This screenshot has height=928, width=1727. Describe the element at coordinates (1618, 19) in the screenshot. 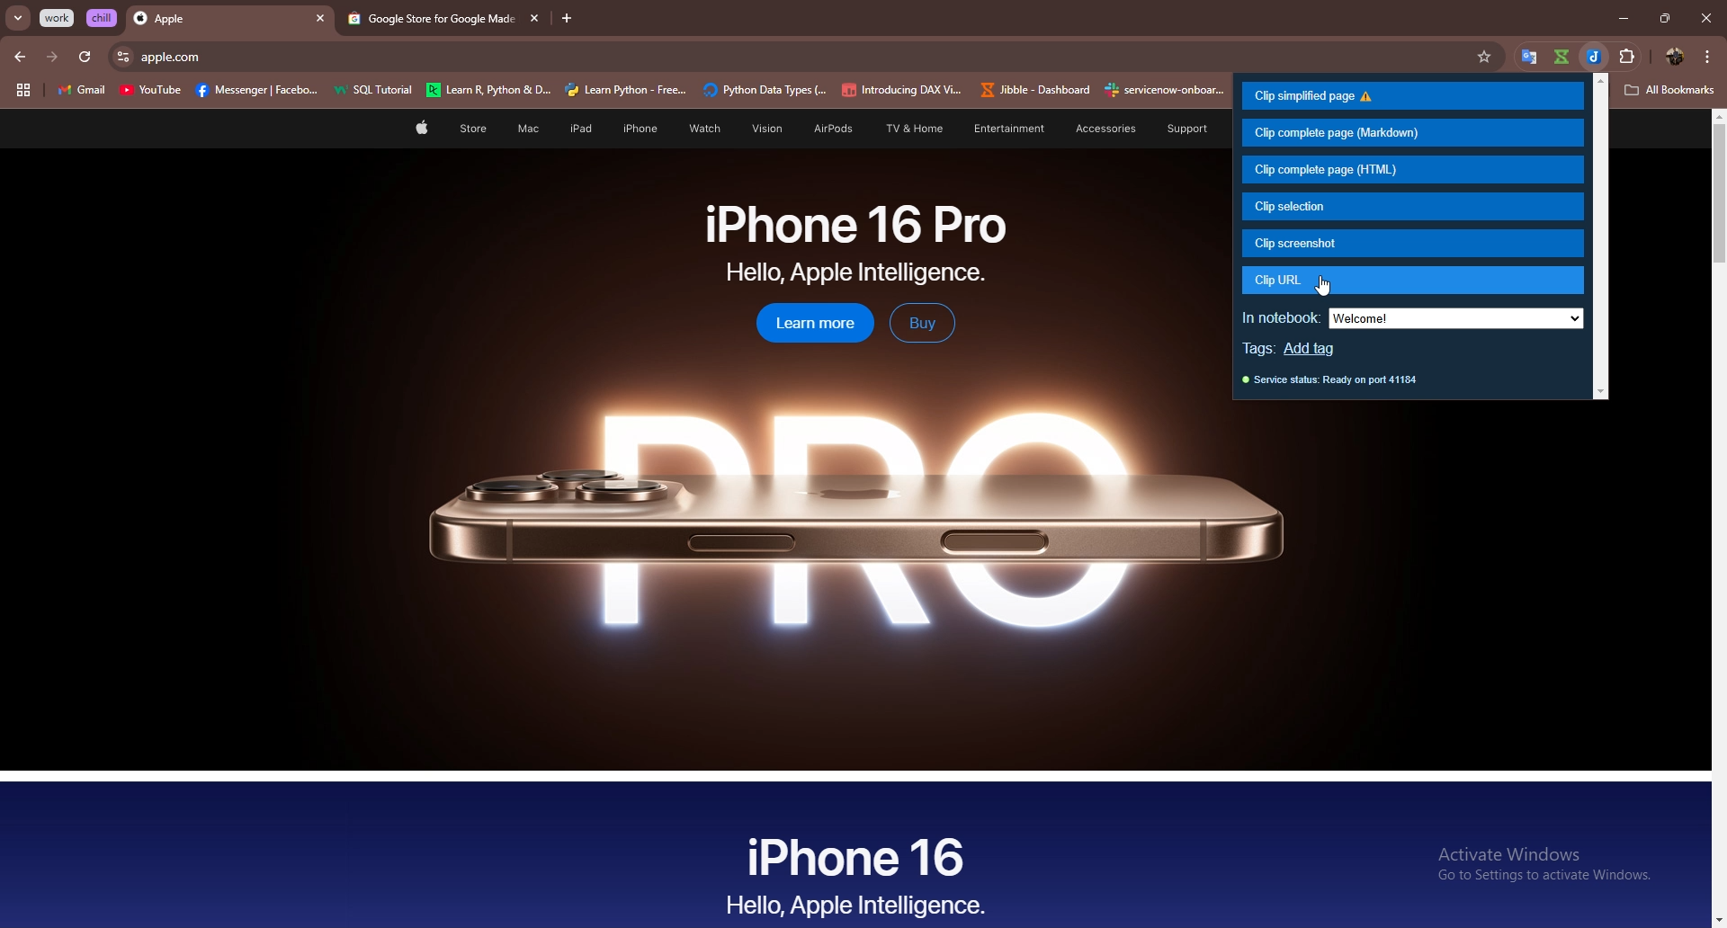

I see `minimize` at that location.